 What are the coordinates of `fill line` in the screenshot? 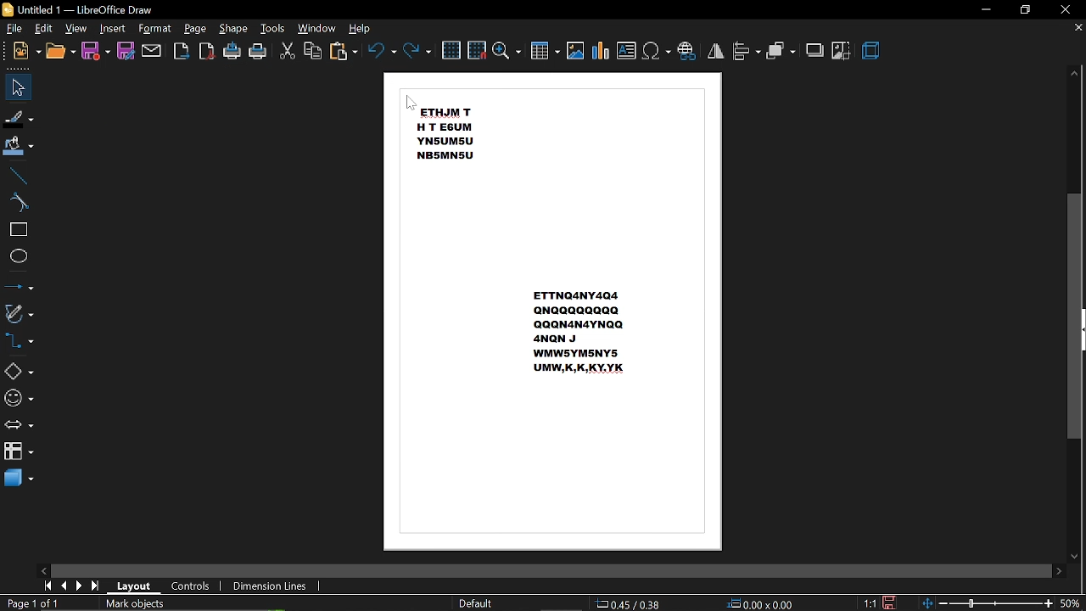 It's located at (20, 117).